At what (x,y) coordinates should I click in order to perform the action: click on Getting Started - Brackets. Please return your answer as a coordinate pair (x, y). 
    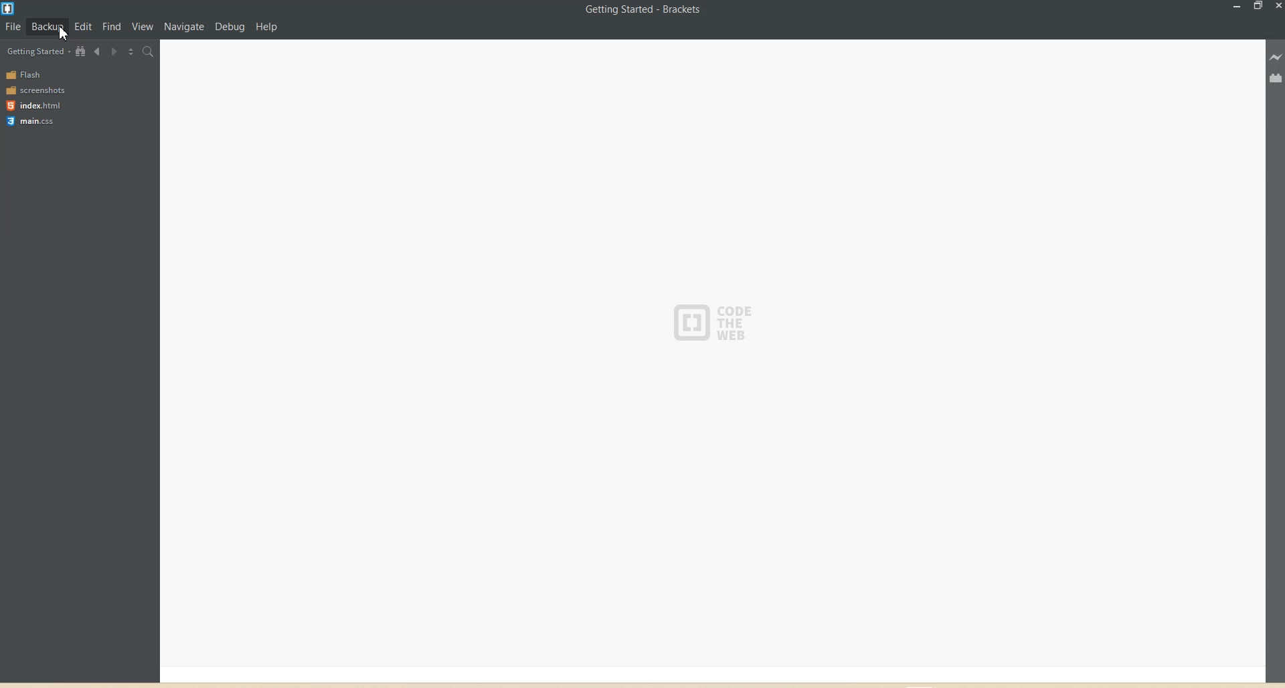
    Looking at the image, I should click on (642, 10).